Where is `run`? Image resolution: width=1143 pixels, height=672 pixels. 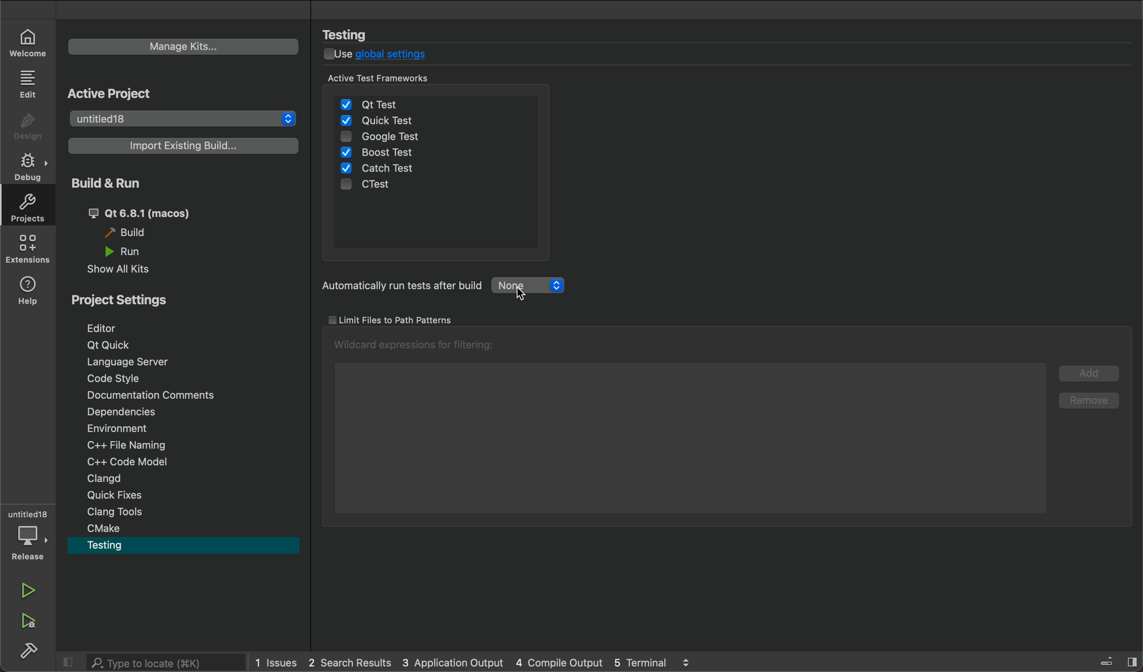
run is located at coordinates (29, 588).